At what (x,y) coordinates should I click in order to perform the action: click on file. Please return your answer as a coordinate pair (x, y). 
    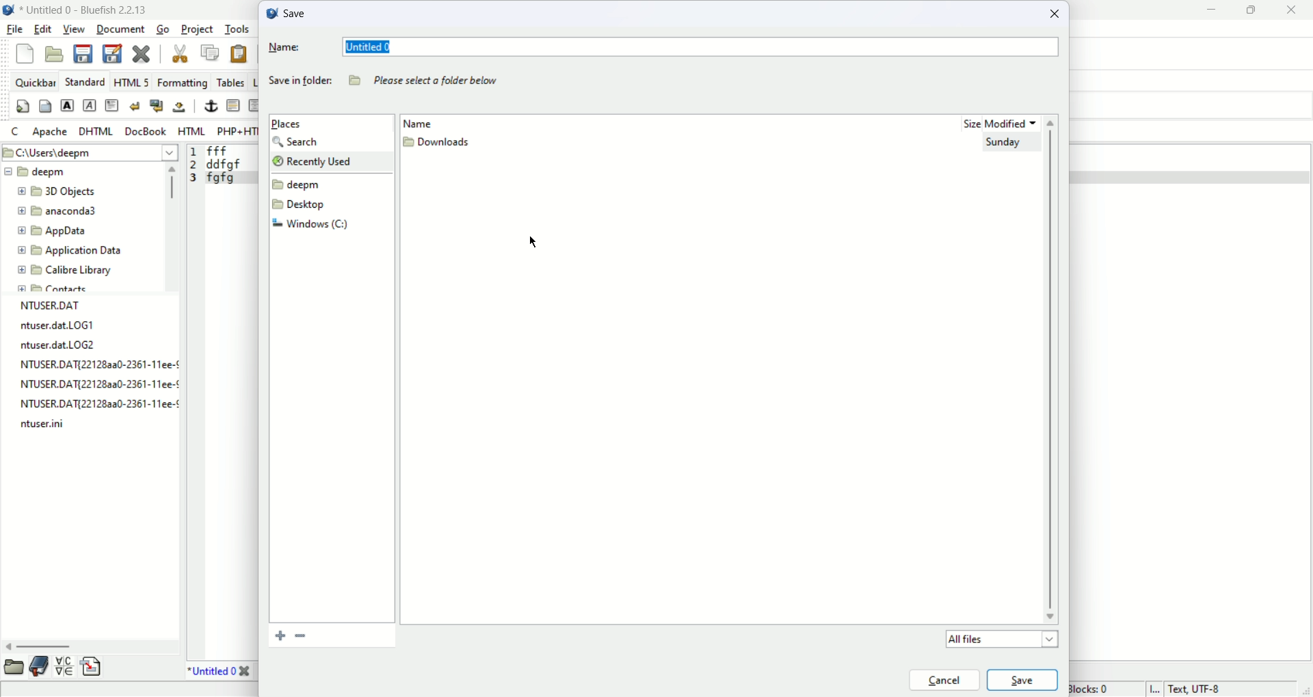
    Looking at the image, I should click on (15, 29).